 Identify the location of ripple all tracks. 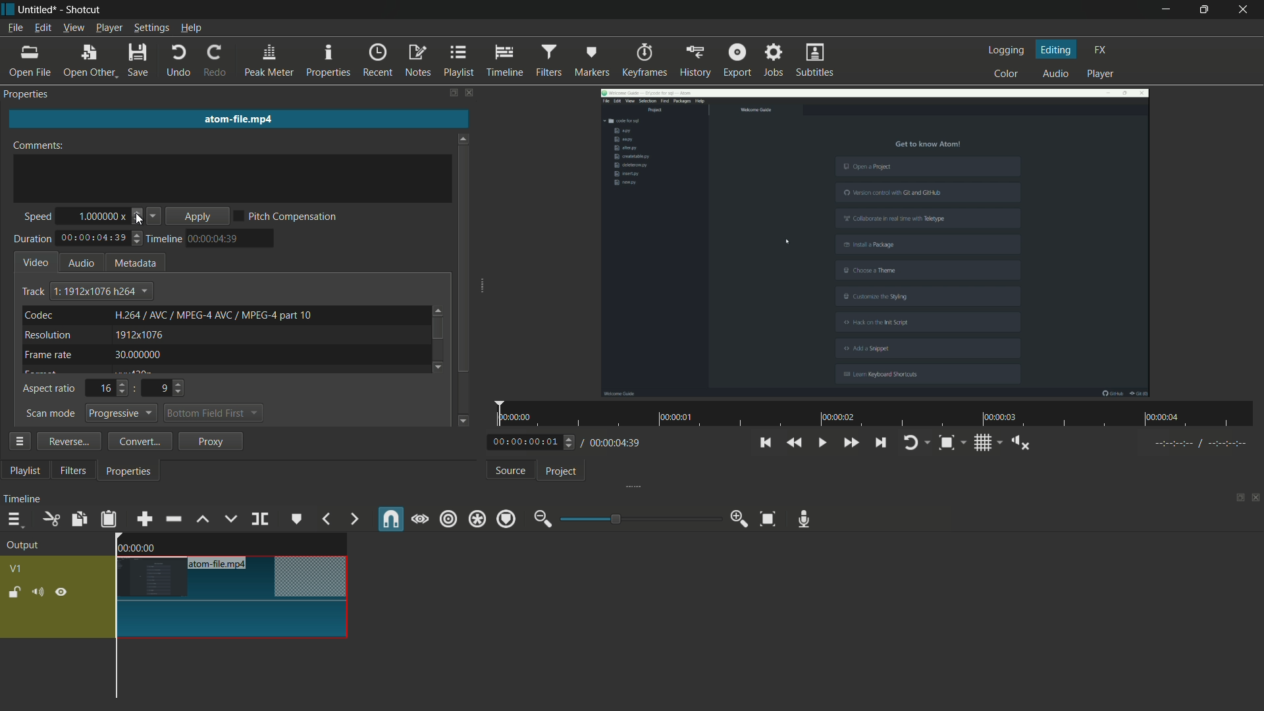
(476, 519).